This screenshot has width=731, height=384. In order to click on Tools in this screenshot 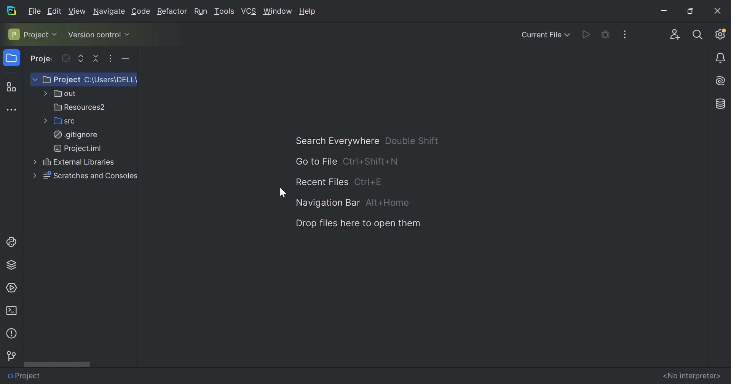, I will do `click(224, 12)`.